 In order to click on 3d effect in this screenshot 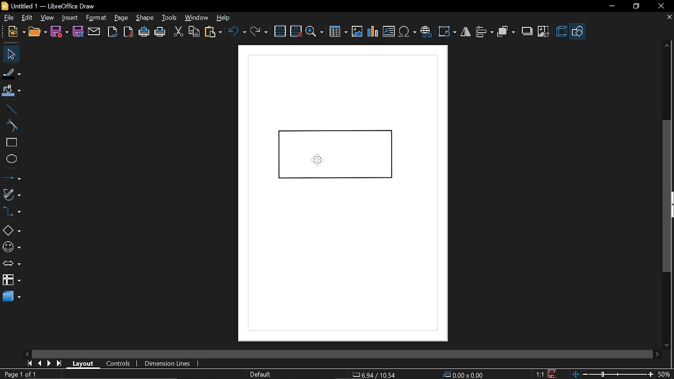, I will do `click(561, 32)`.